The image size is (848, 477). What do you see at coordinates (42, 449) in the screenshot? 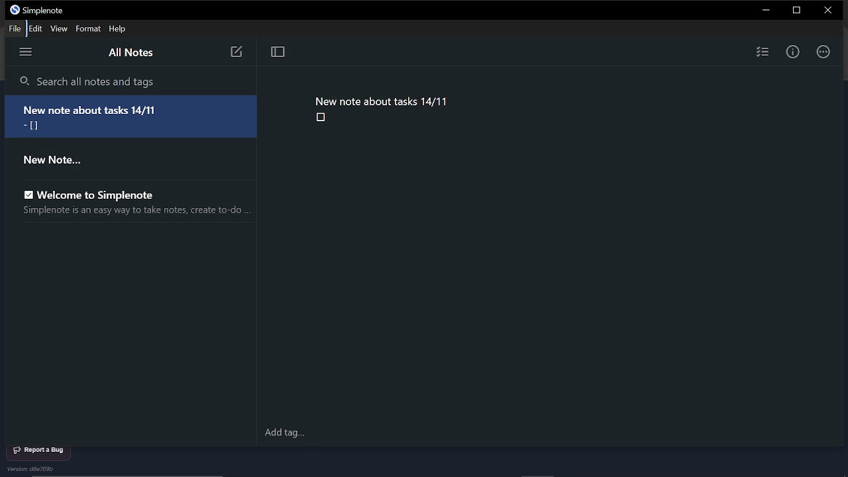
I see `Report a bug` at bounding box center [42, 449].